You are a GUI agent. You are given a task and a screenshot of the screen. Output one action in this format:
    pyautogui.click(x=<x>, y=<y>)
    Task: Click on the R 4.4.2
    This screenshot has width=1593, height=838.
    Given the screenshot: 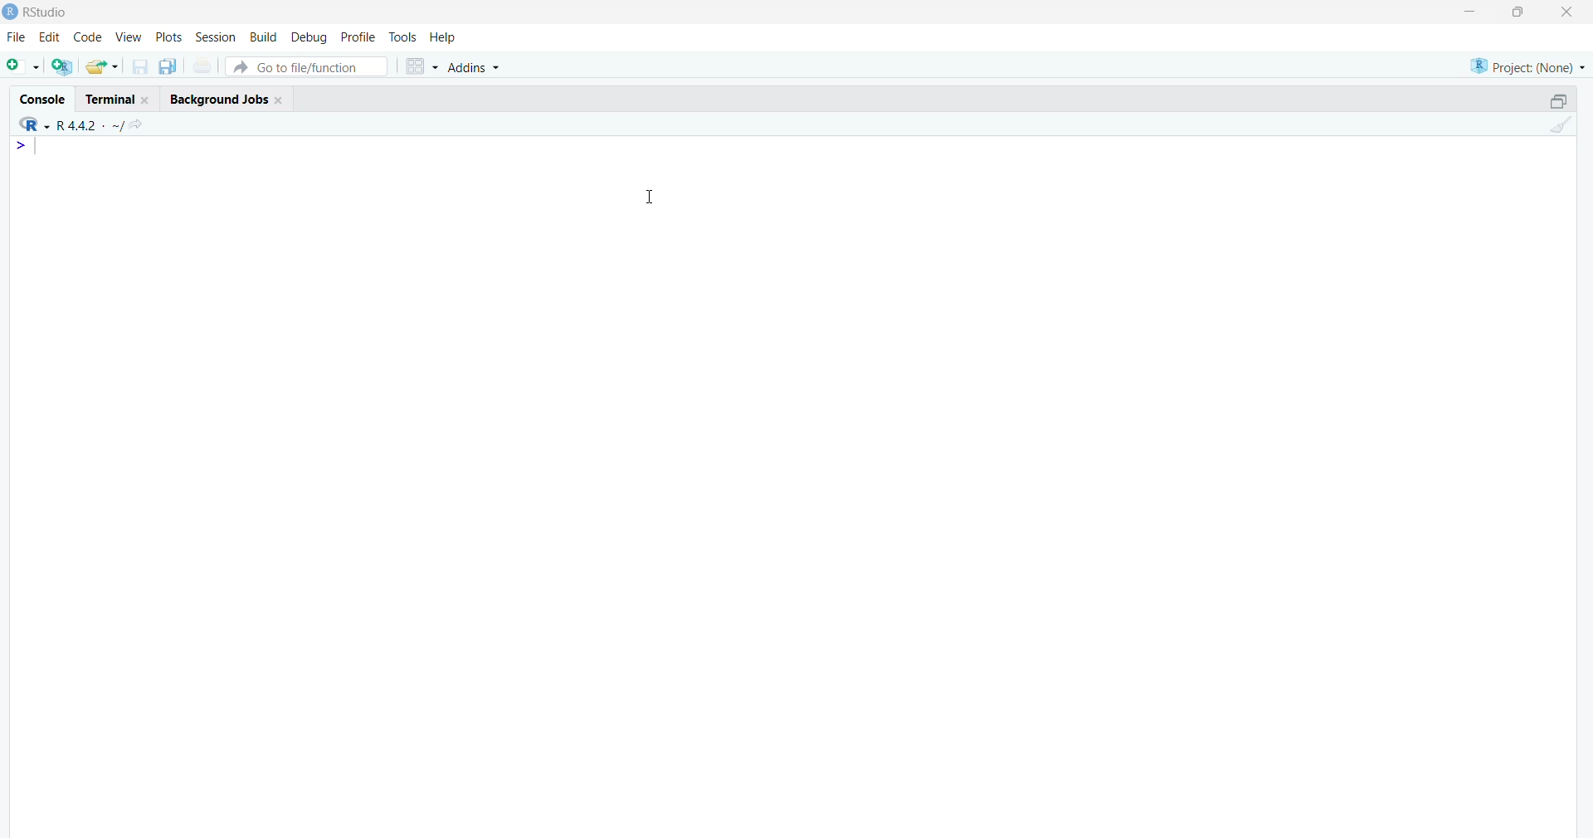 What is the action you would take?
    pyautogui.click(x=66, y=125)
    